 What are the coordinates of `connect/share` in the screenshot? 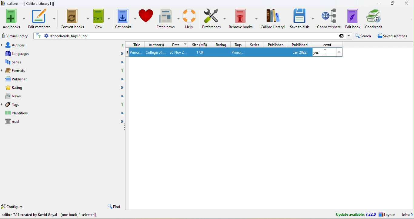 It's located at (329, 19).